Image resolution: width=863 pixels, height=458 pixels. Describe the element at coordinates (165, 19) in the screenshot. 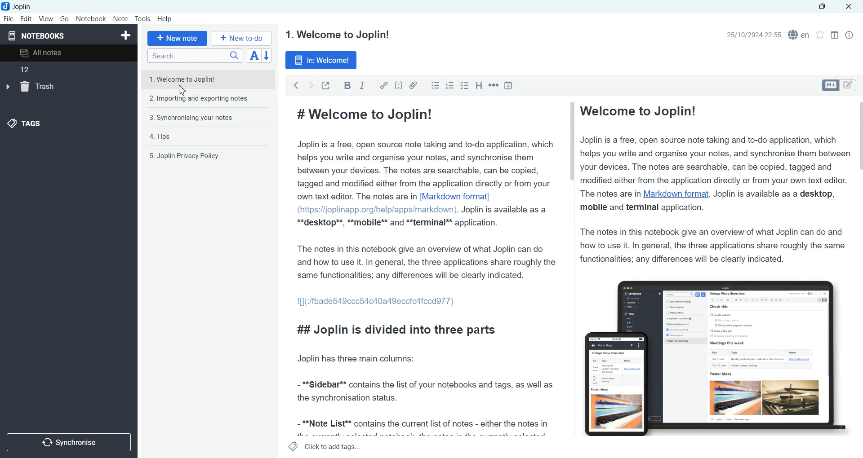

I see `Help` at that location.